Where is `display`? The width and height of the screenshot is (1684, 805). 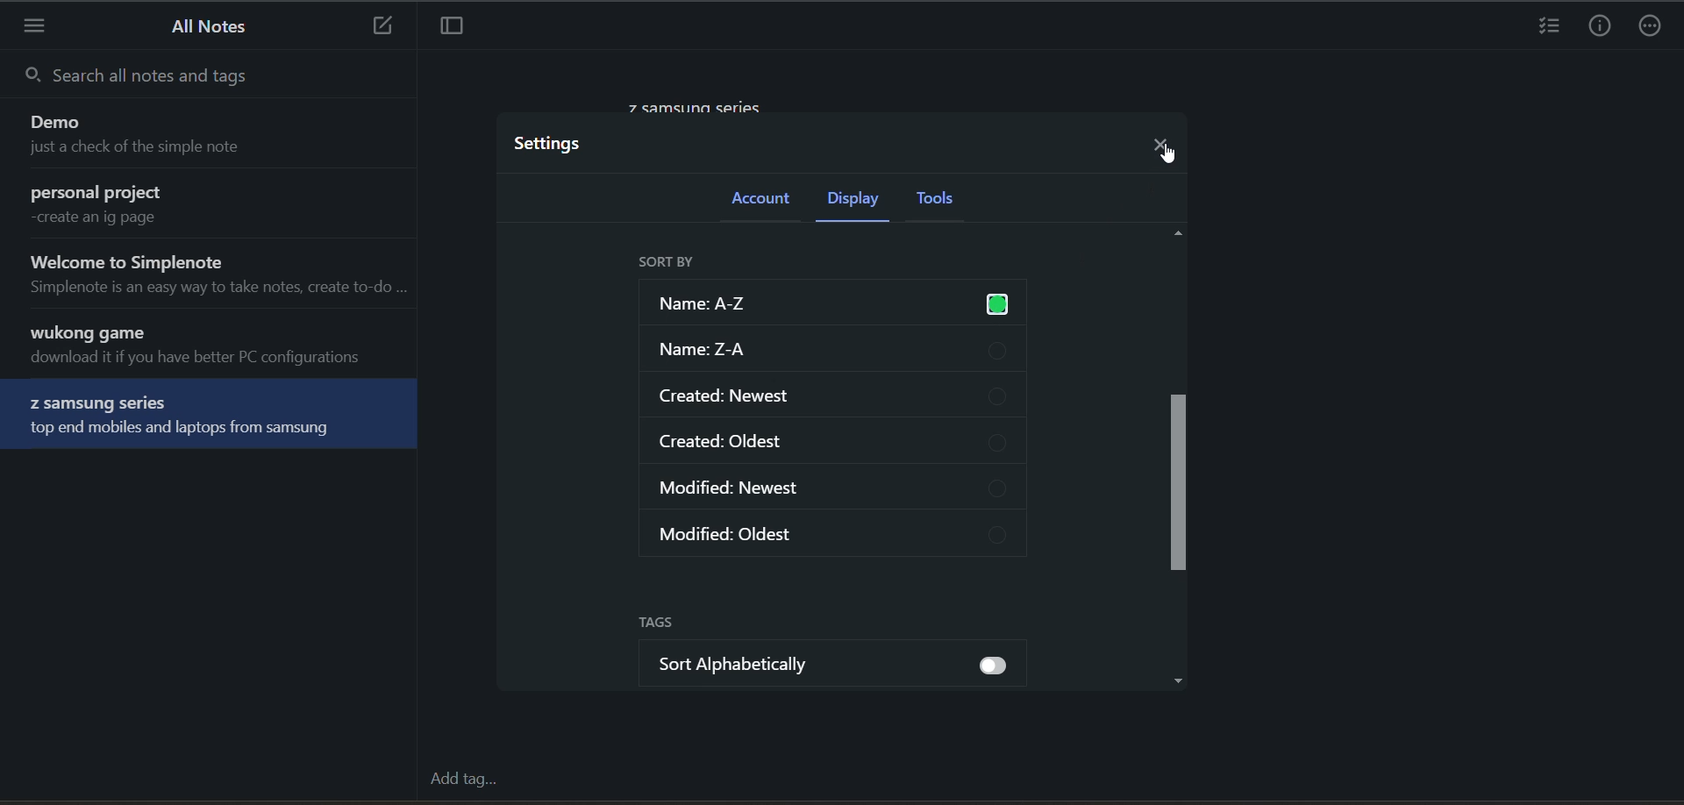 display is located at coordinates (859, 199).